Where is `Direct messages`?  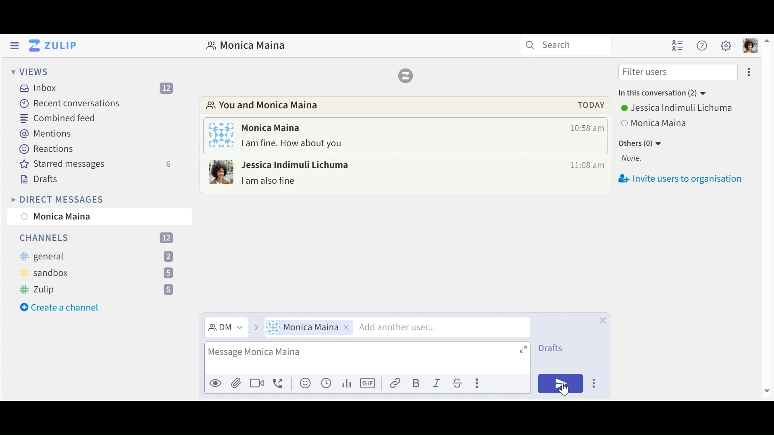
Direct messages is located at coordinates (404, 176).